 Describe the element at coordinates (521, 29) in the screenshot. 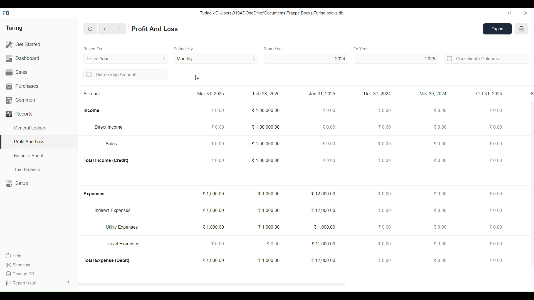

I see `Open report print view` at that location.